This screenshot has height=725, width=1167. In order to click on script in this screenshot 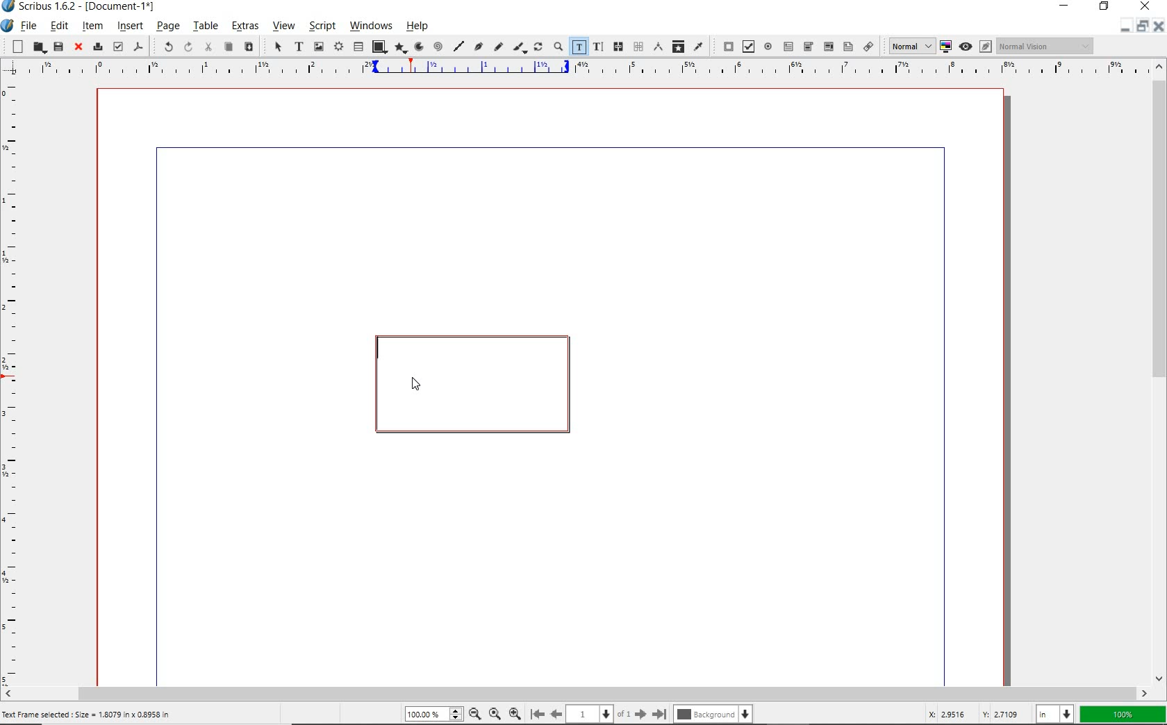, I will do `click(322, 25)`.